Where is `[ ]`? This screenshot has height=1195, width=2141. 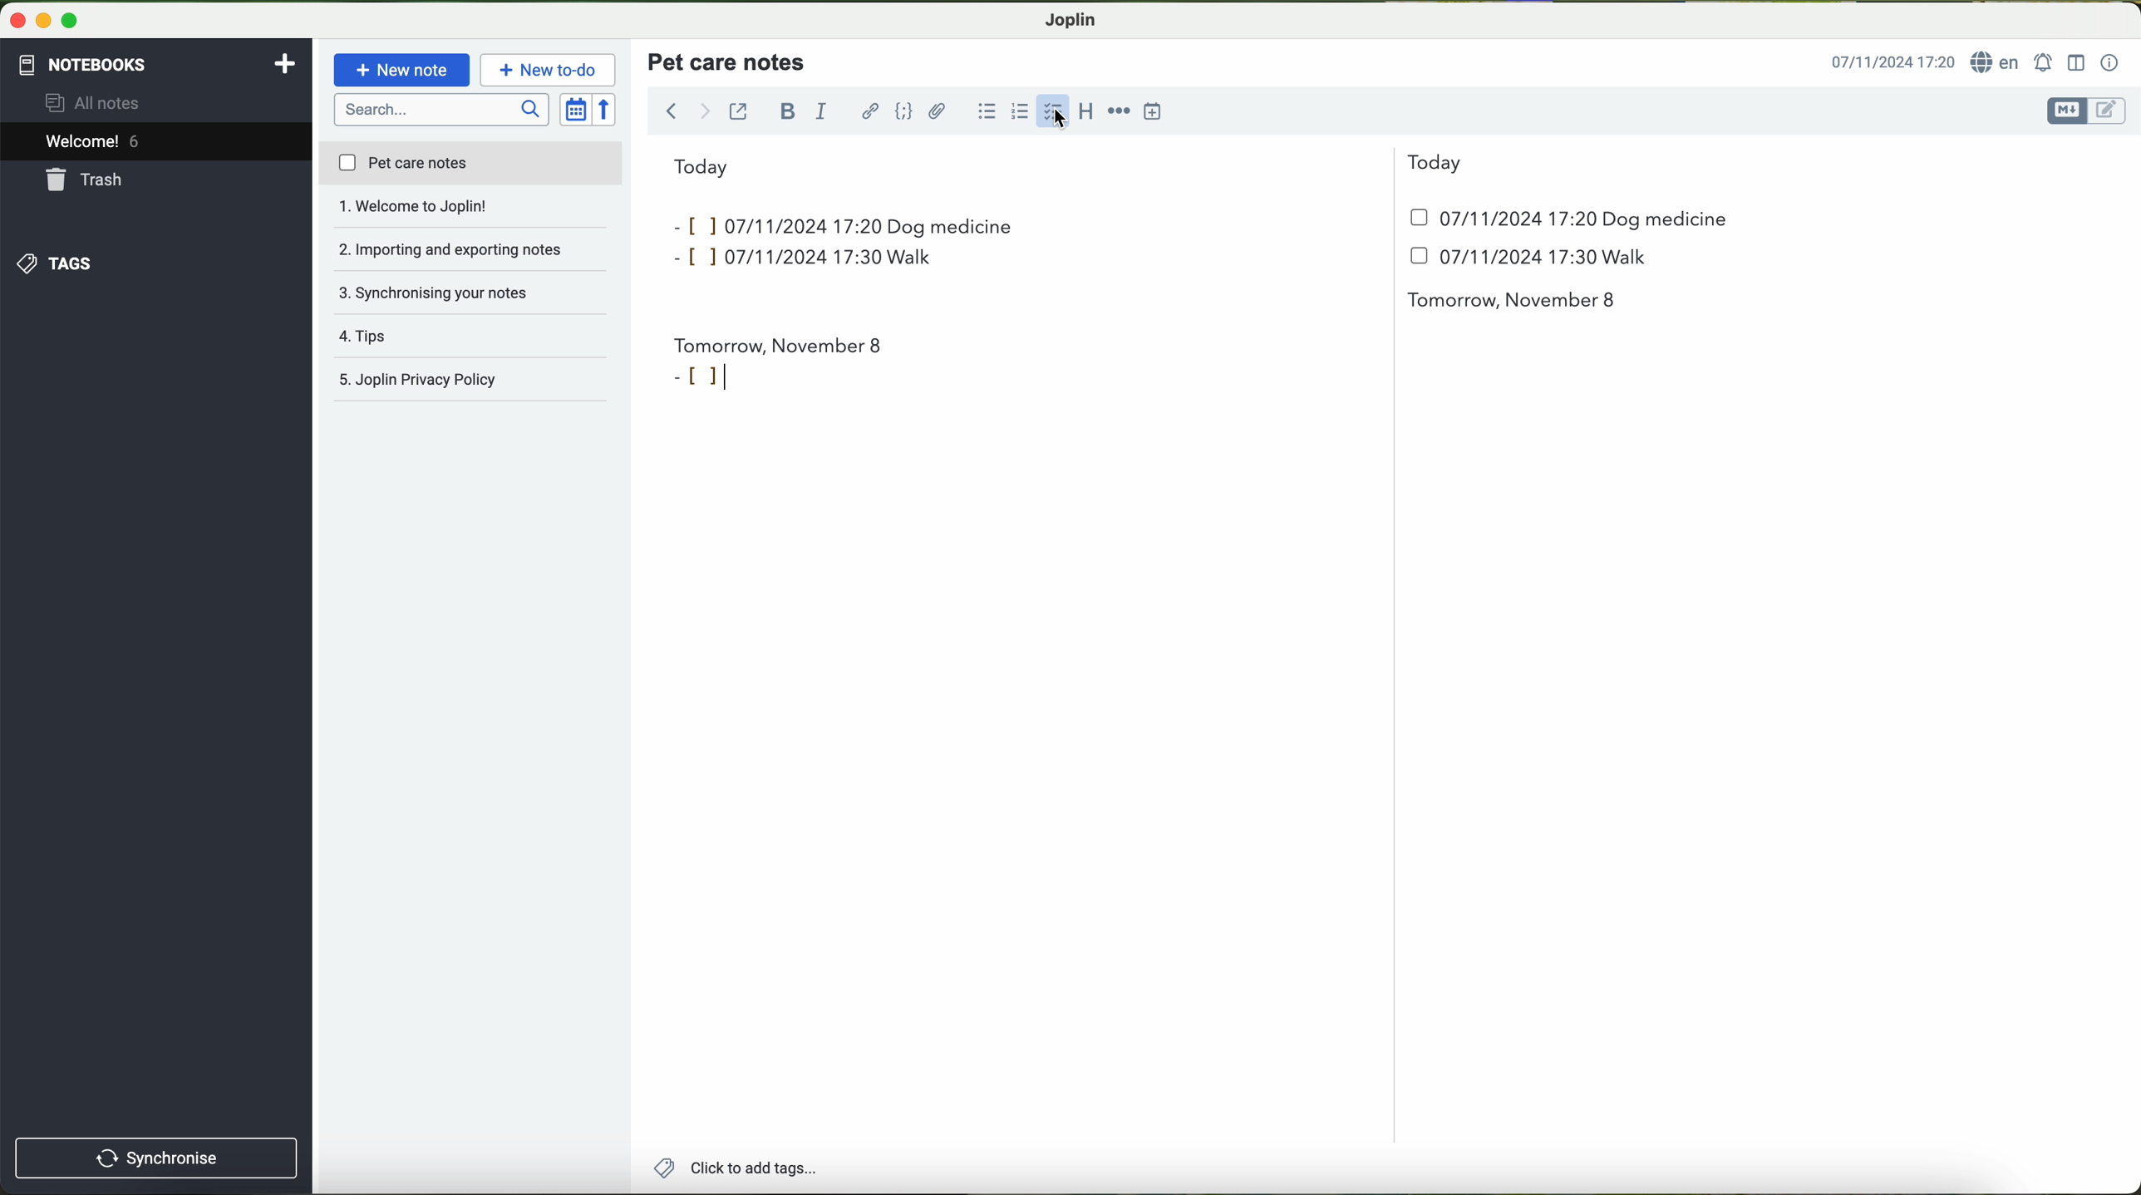 [ ] is located at coordinates (700, 376).